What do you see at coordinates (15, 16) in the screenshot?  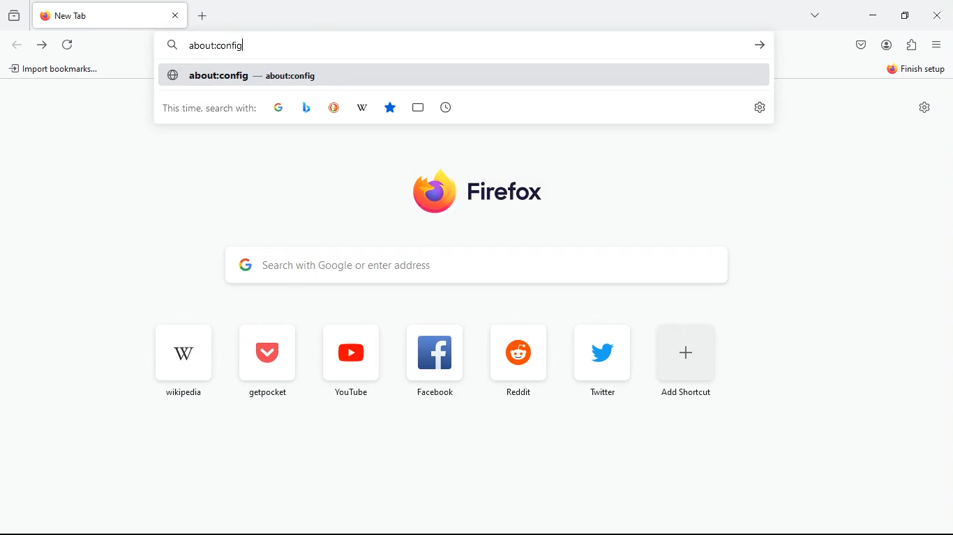 I see `history` at bounding box center [15, 16].